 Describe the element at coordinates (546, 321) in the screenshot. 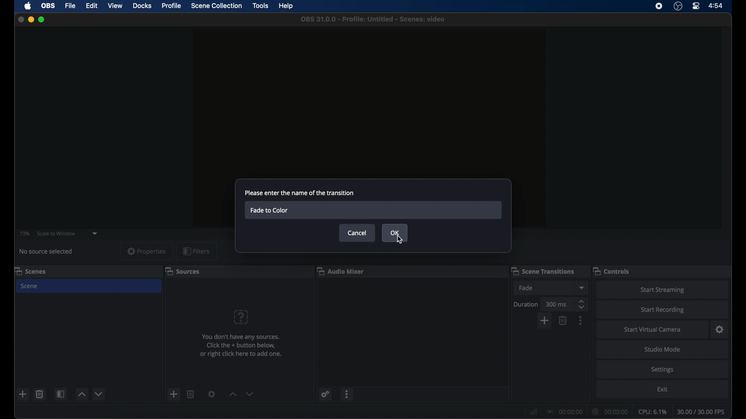

I see `add` at that location.